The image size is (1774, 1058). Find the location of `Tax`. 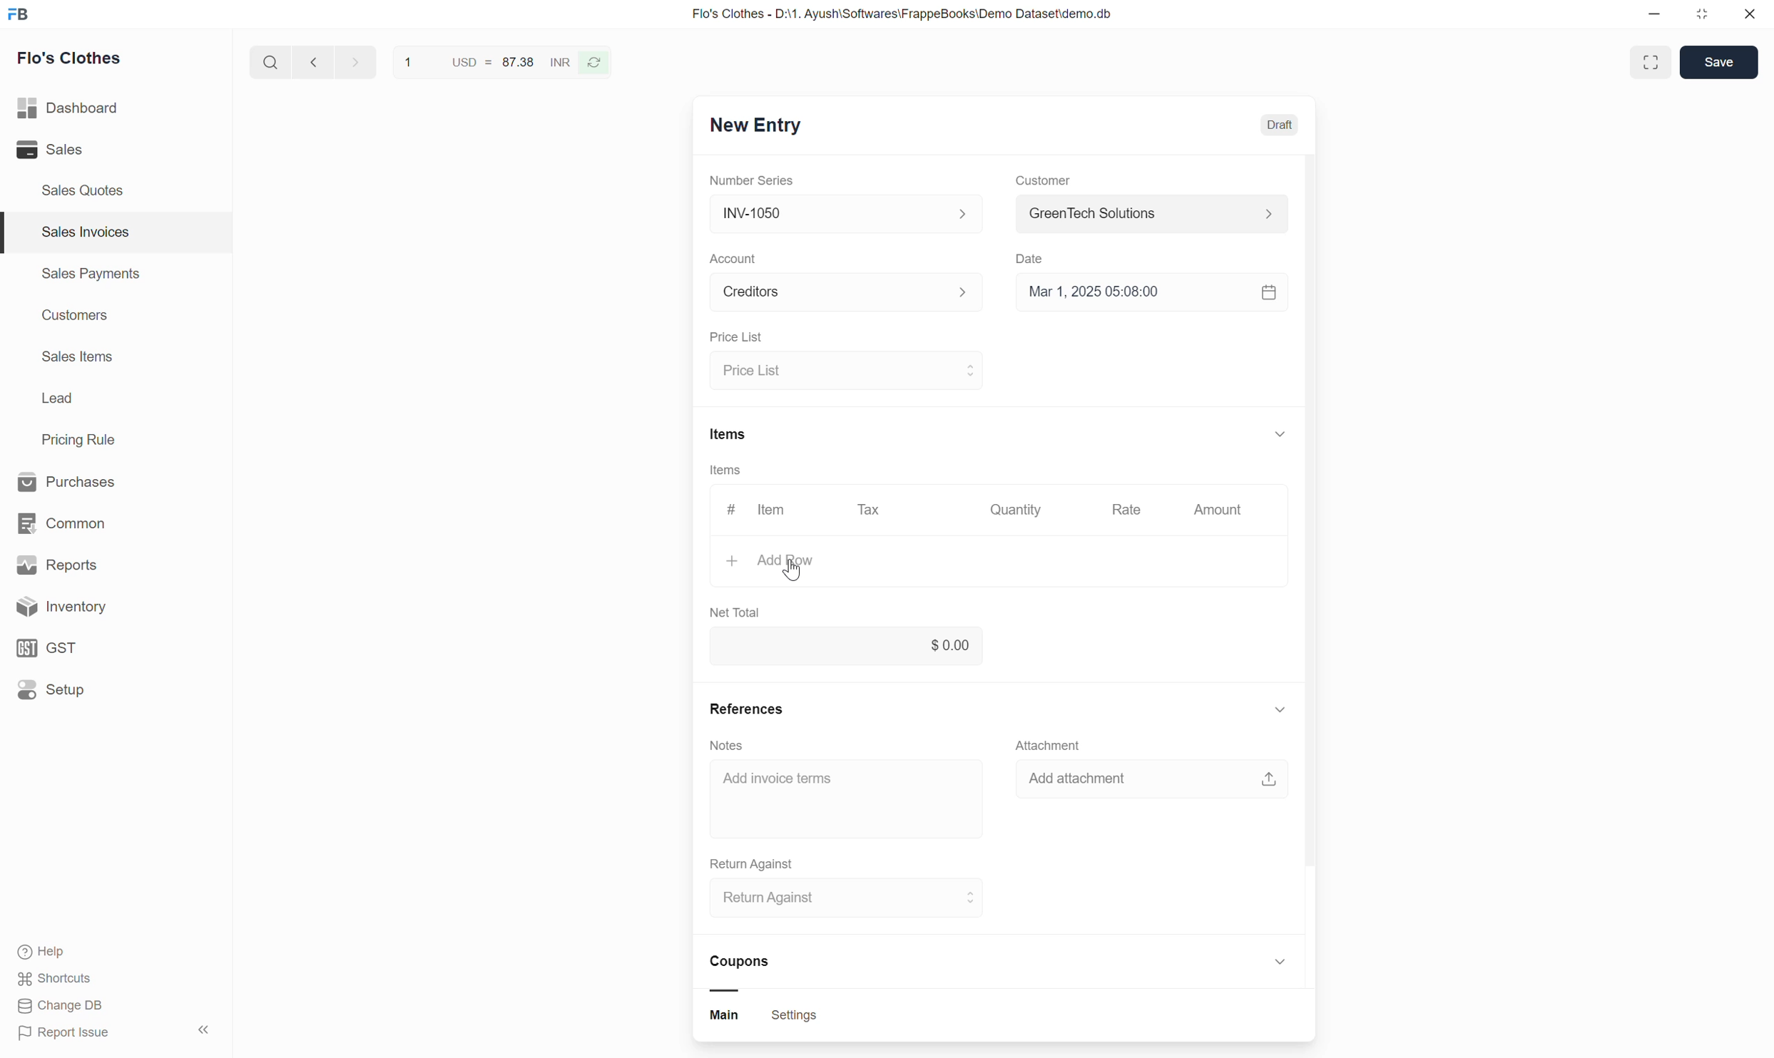

Tax is located at coordinates (871, 513).